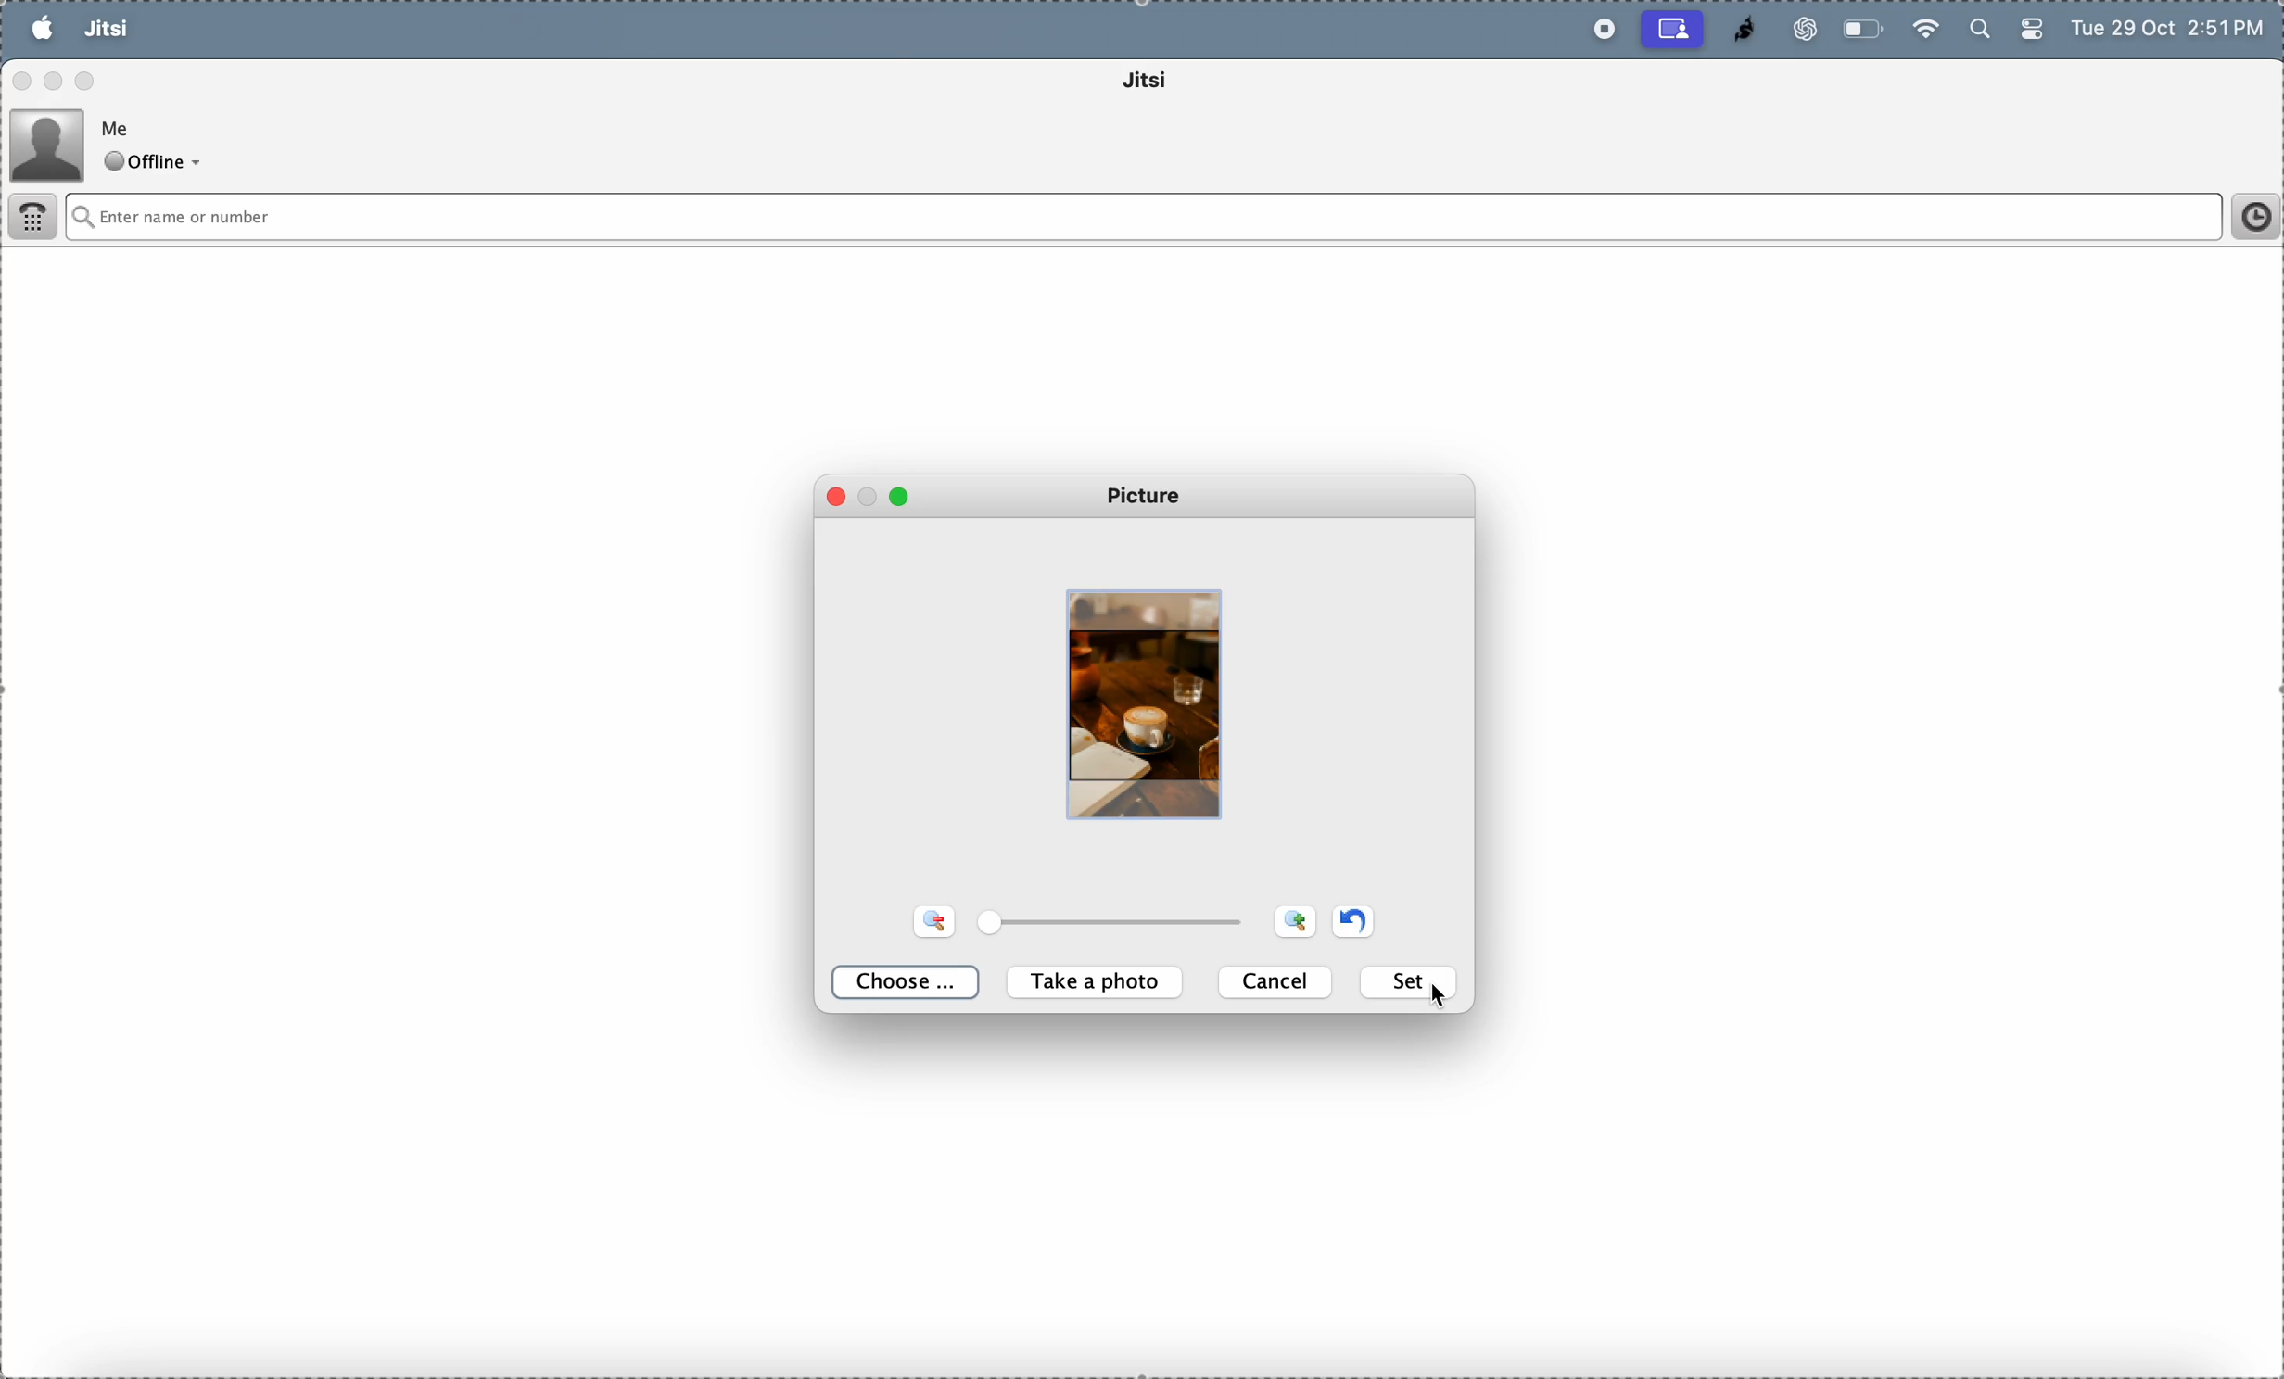 The width and height of the screenshot is (2284, 1379). What do you see at coordinates (48, 143) in the screenshot?
I see `profile` at bounding box center [48, 143].